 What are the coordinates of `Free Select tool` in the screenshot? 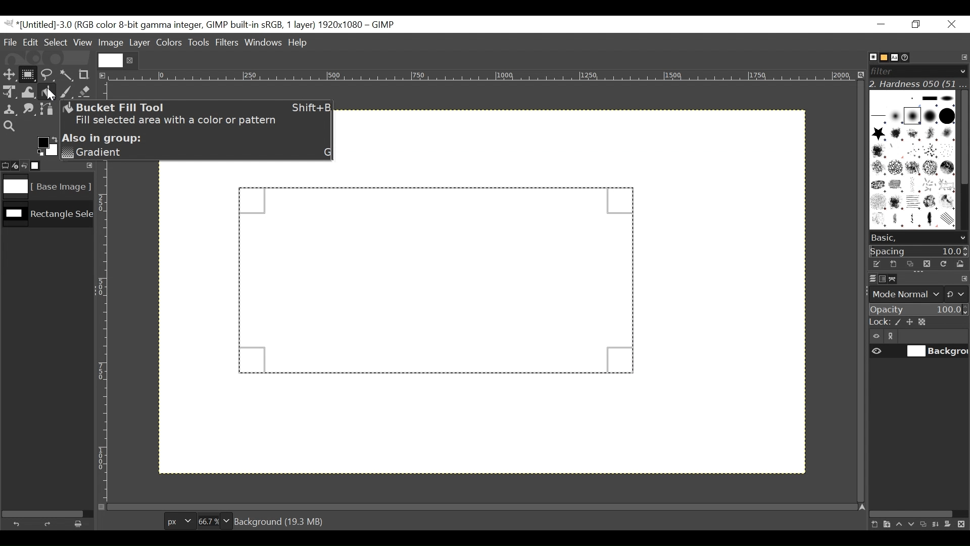 It's located at (46, 73).